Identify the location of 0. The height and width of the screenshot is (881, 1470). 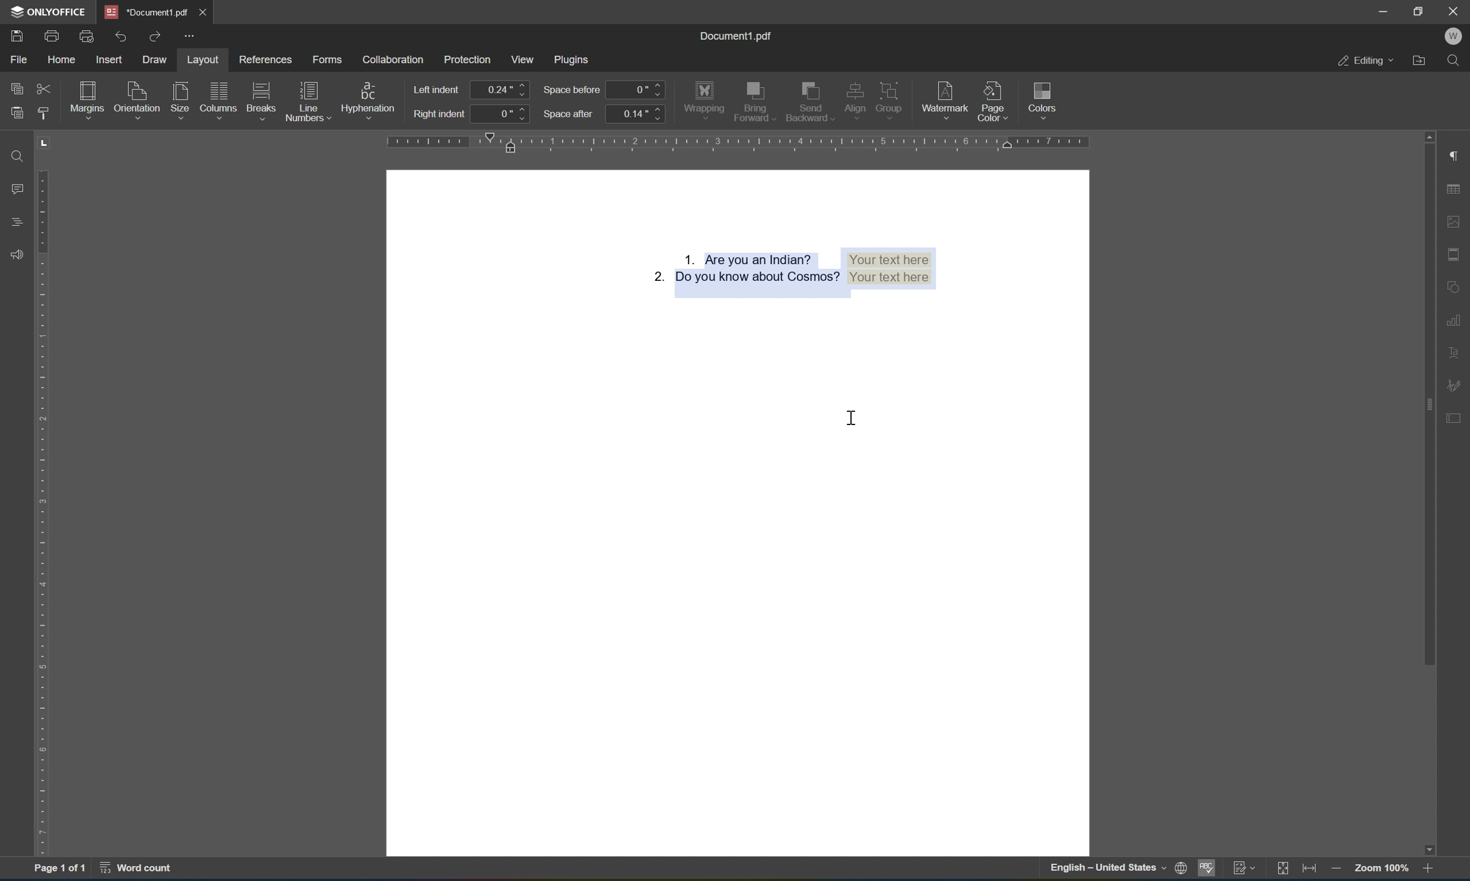
(504, 116).